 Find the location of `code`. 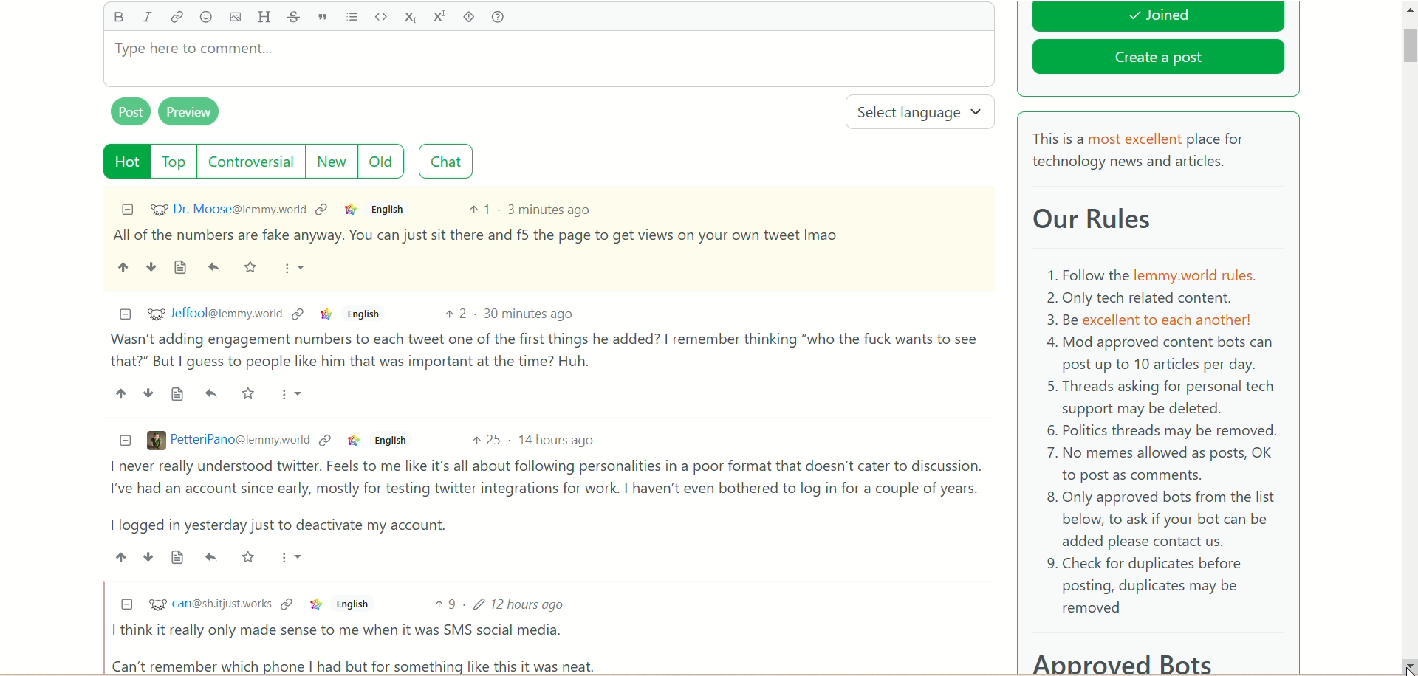

code is located at coordinates (380, 16).